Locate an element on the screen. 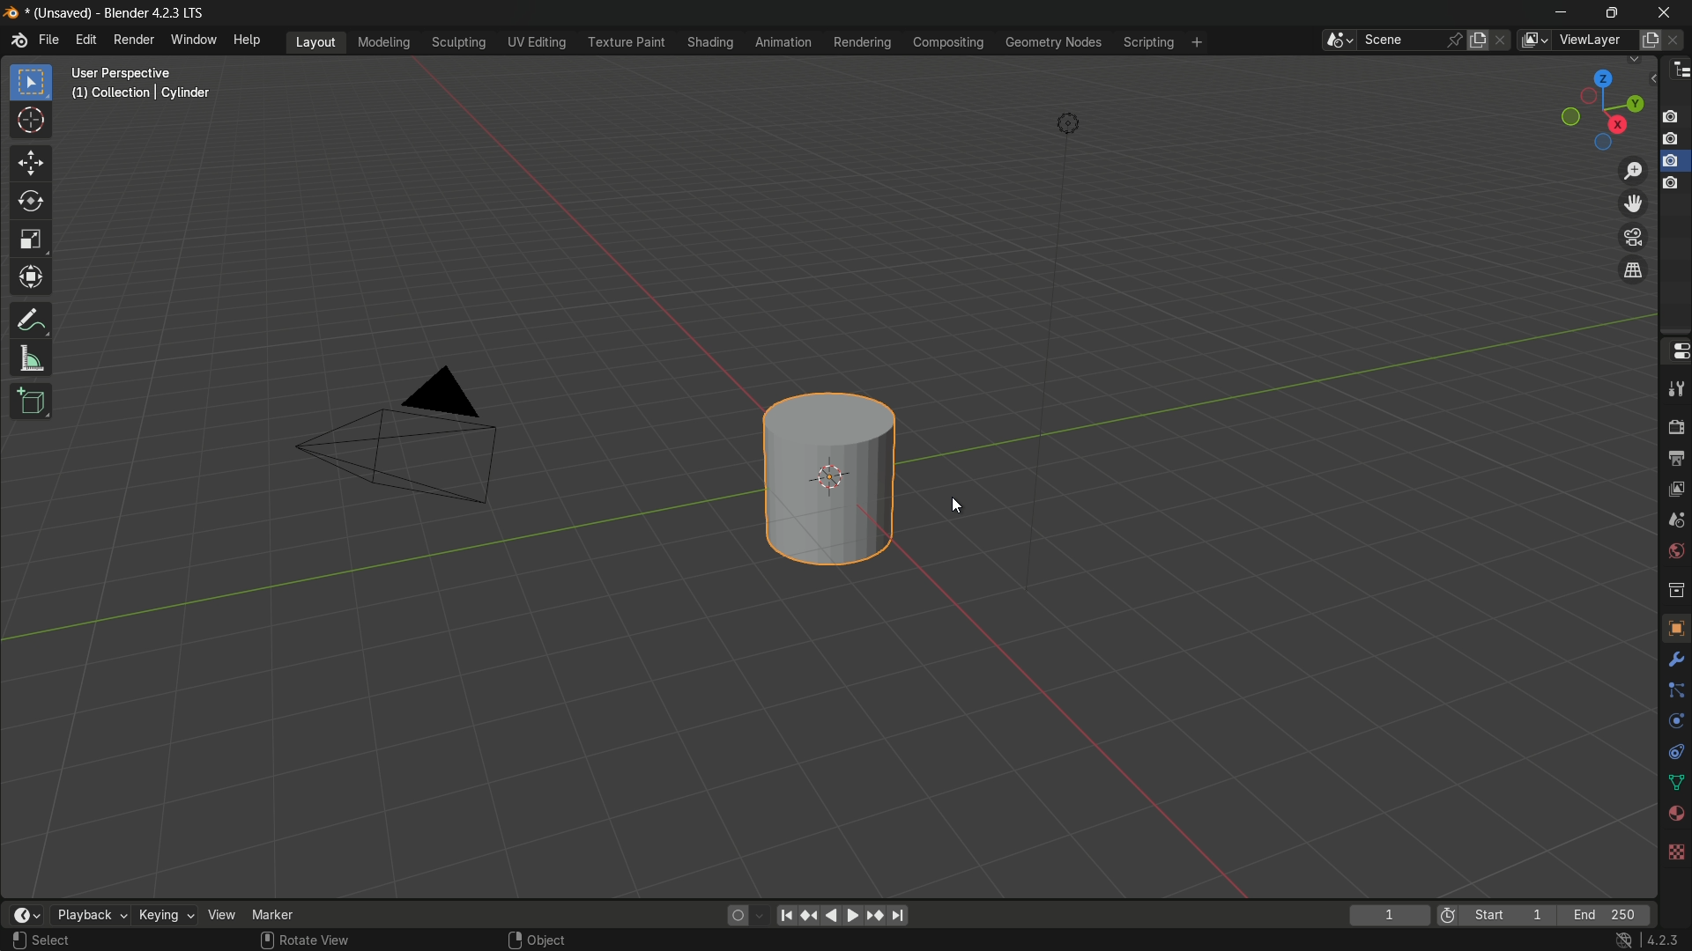  remove view layer is located at coordinates (1677, 41).